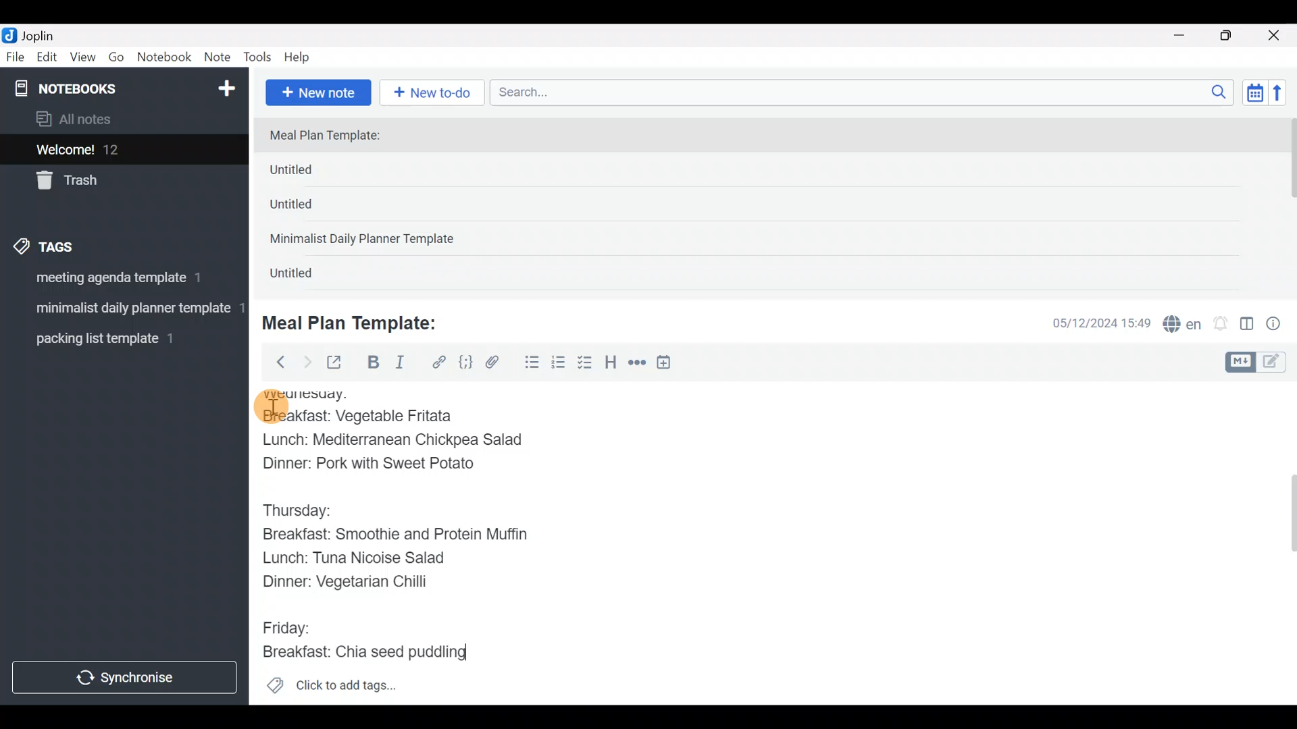  Describe the element at coordinates (47, 59) in the screenshot. I see `Edit` at that location.